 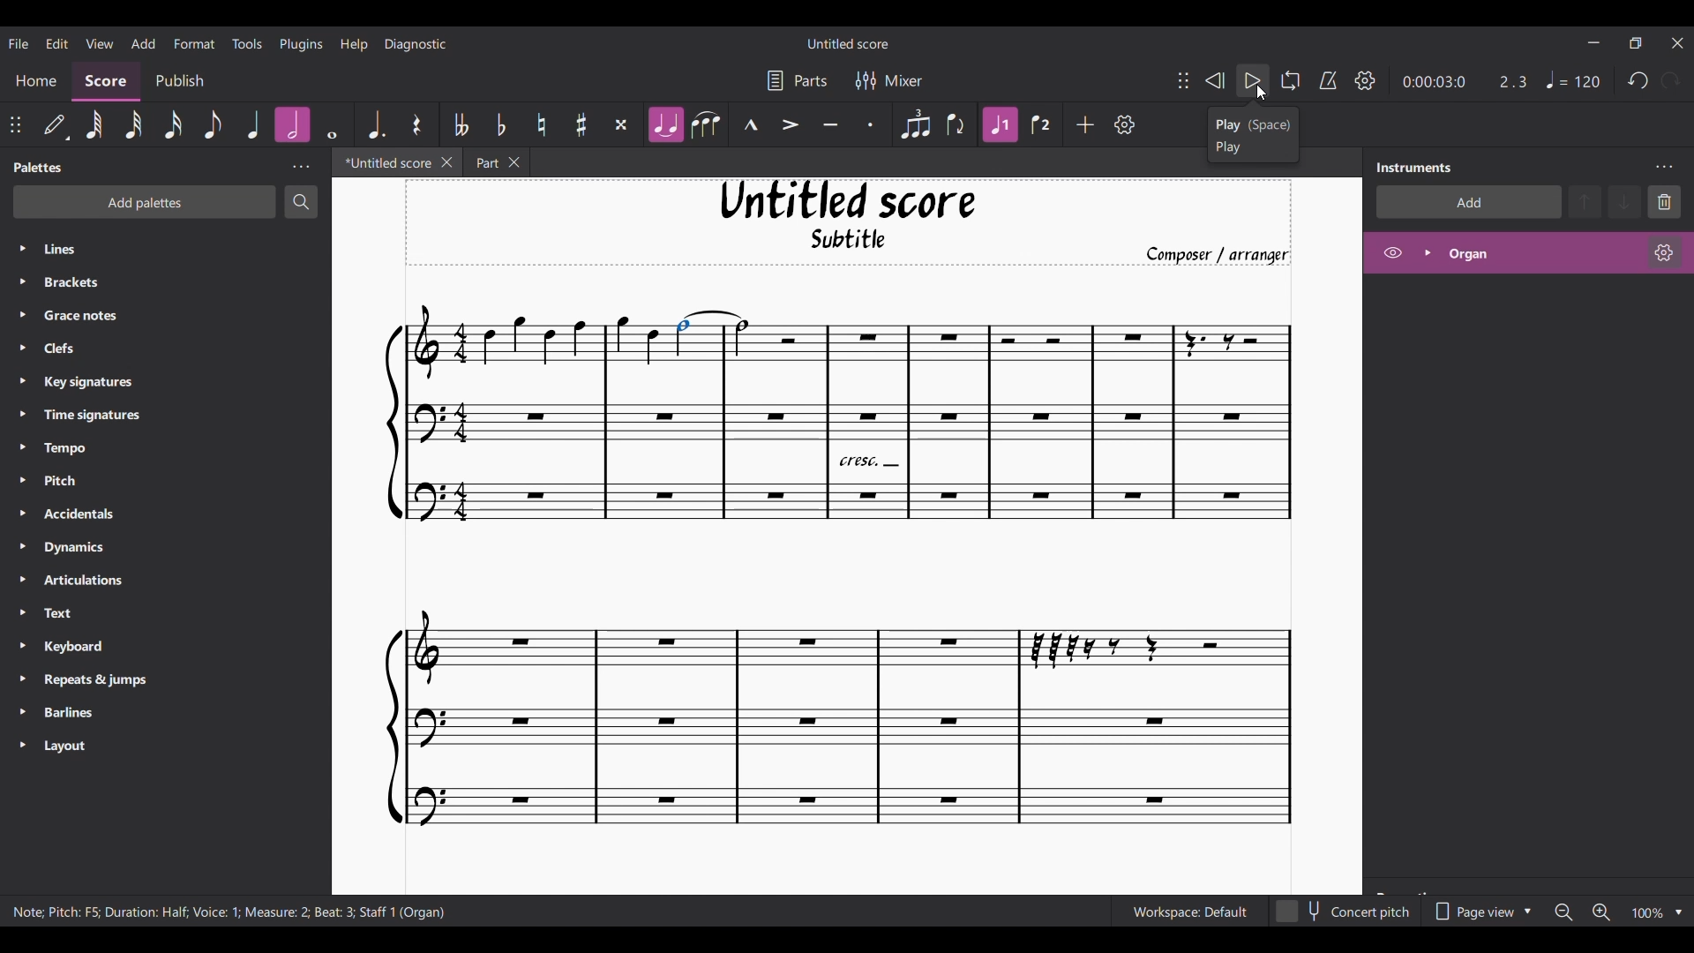 I want to click on Redo, so click(x=1669, y=81).